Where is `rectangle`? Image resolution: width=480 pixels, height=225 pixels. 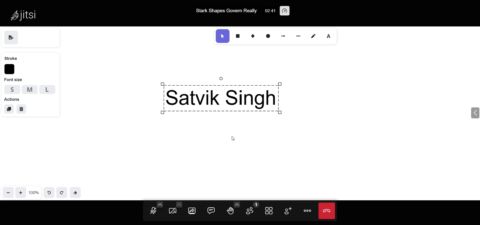
rectangle is located at coordinates (238, 35).